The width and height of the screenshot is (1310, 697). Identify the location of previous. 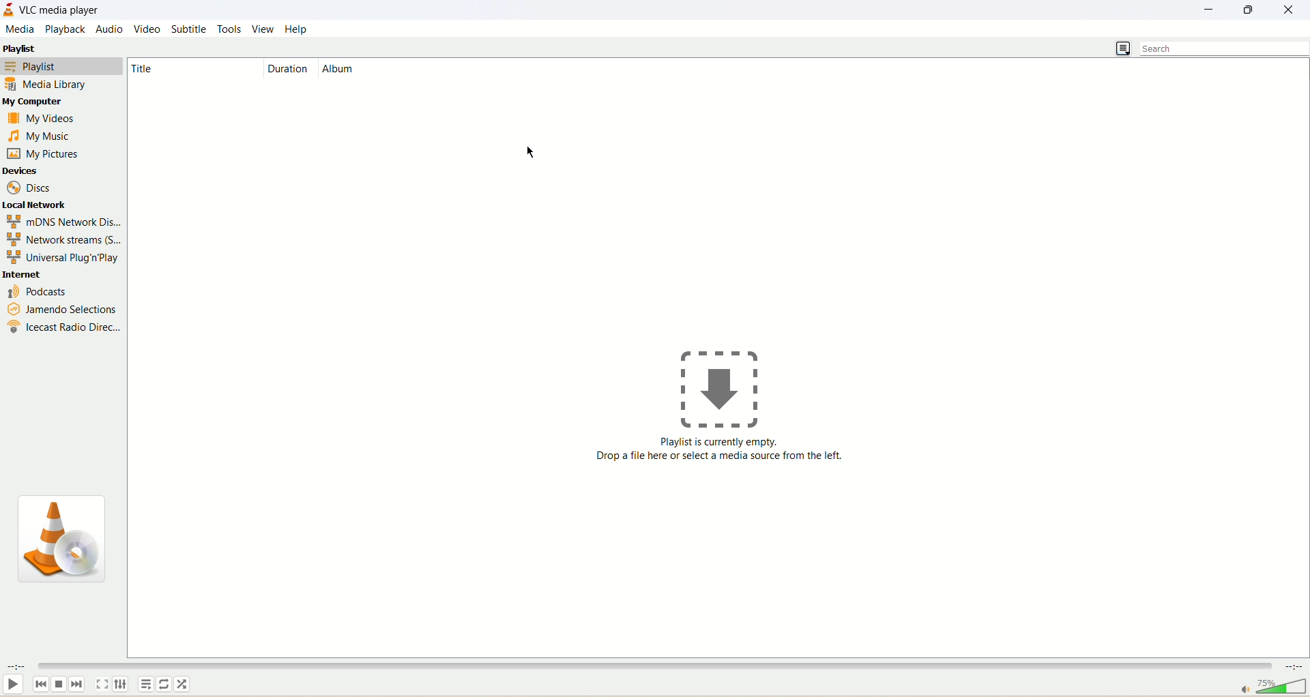
(40, 683).